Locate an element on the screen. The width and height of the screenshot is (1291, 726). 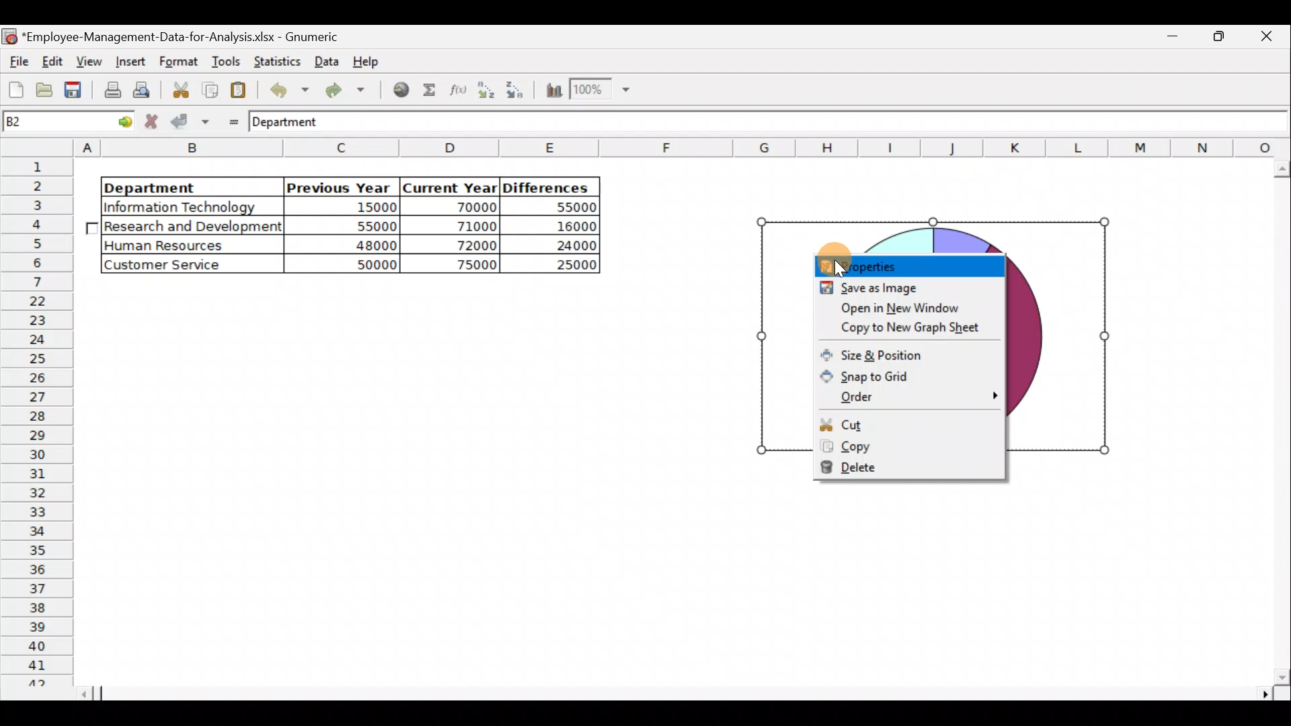
Print preview is located at coordinates (145, 89).